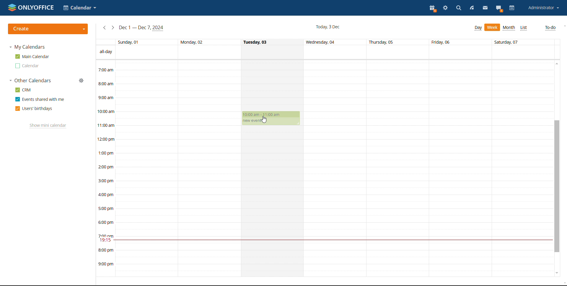 The height and width of the screenshot is (286, 567). What do you see at coordinates (446, 8) in the screenshot?
I see `settings` at bounding box center [446, 8].